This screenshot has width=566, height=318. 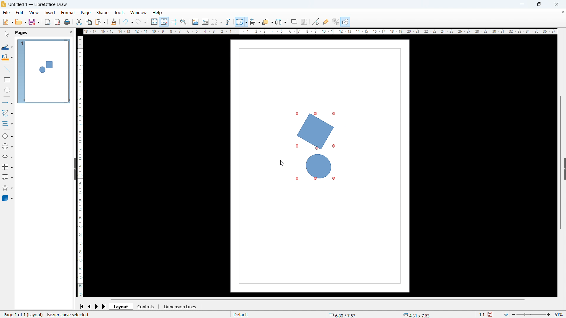 I want to click on copy , so click(x=89, y=22).